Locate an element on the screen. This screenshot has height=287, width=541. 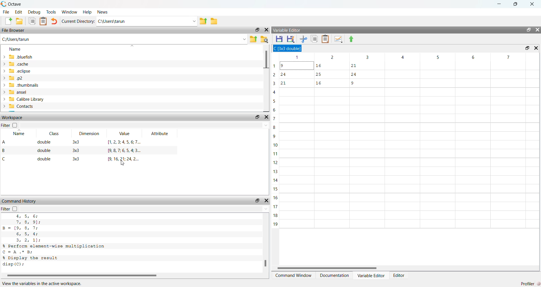
Folder is located at coordinates (214, 21).